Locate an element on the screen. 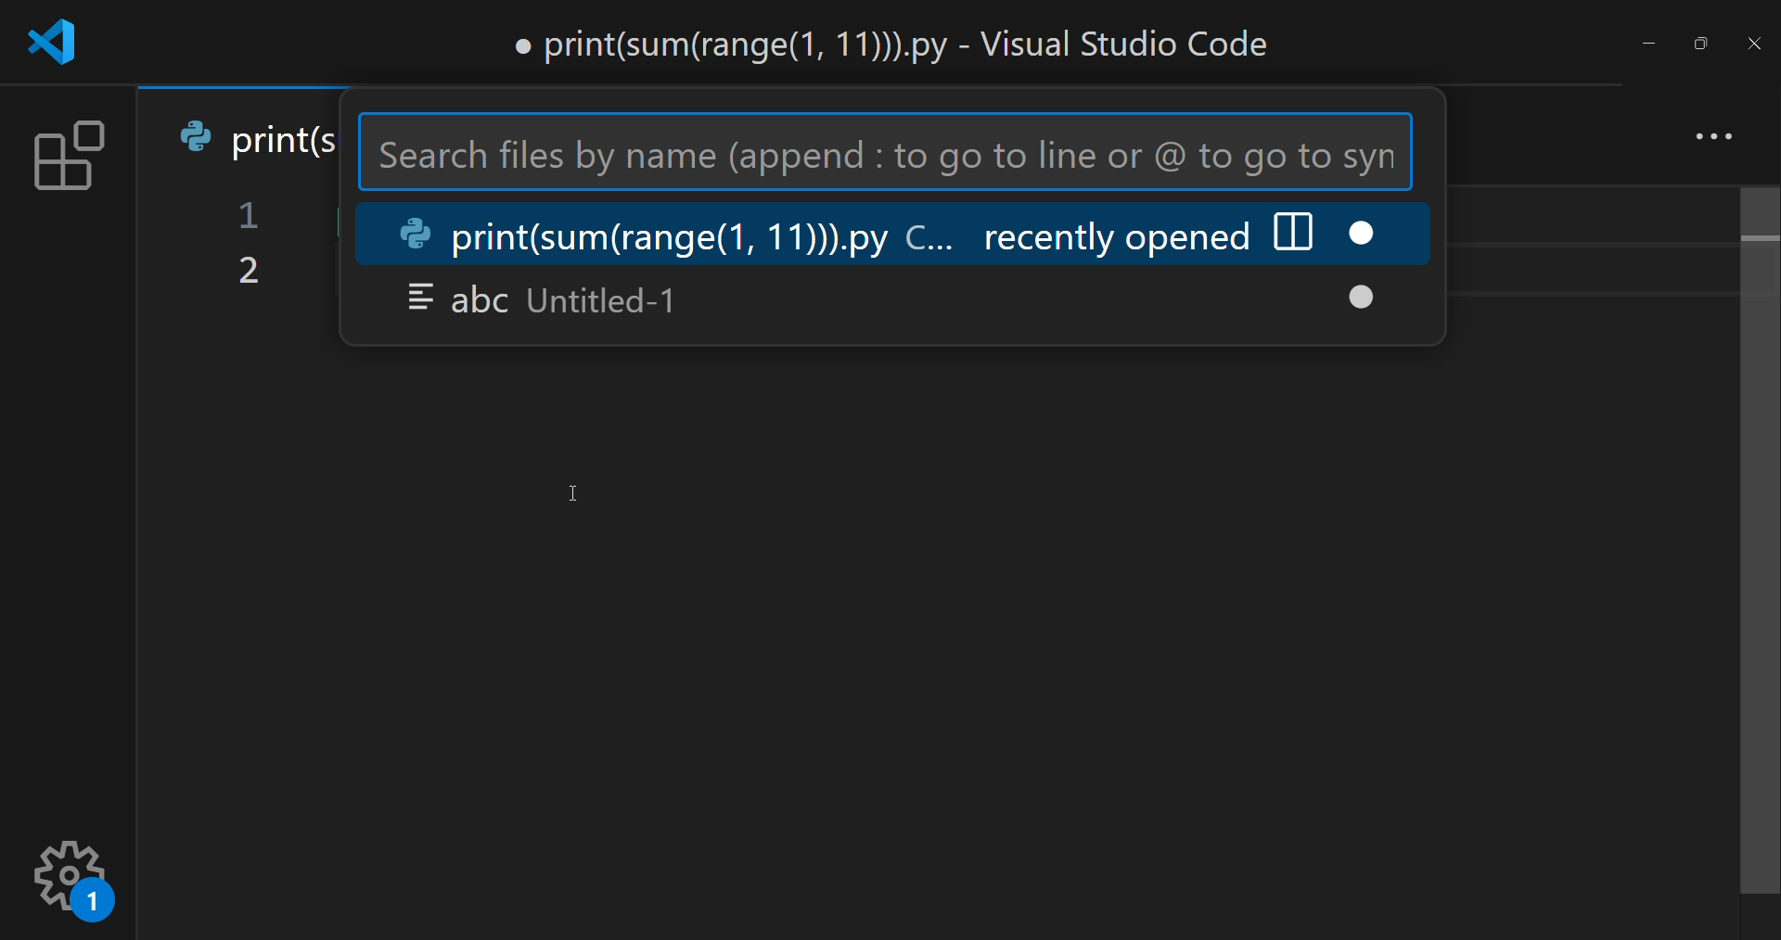  abc Untitled-1 is located at coordinates (544, 301).